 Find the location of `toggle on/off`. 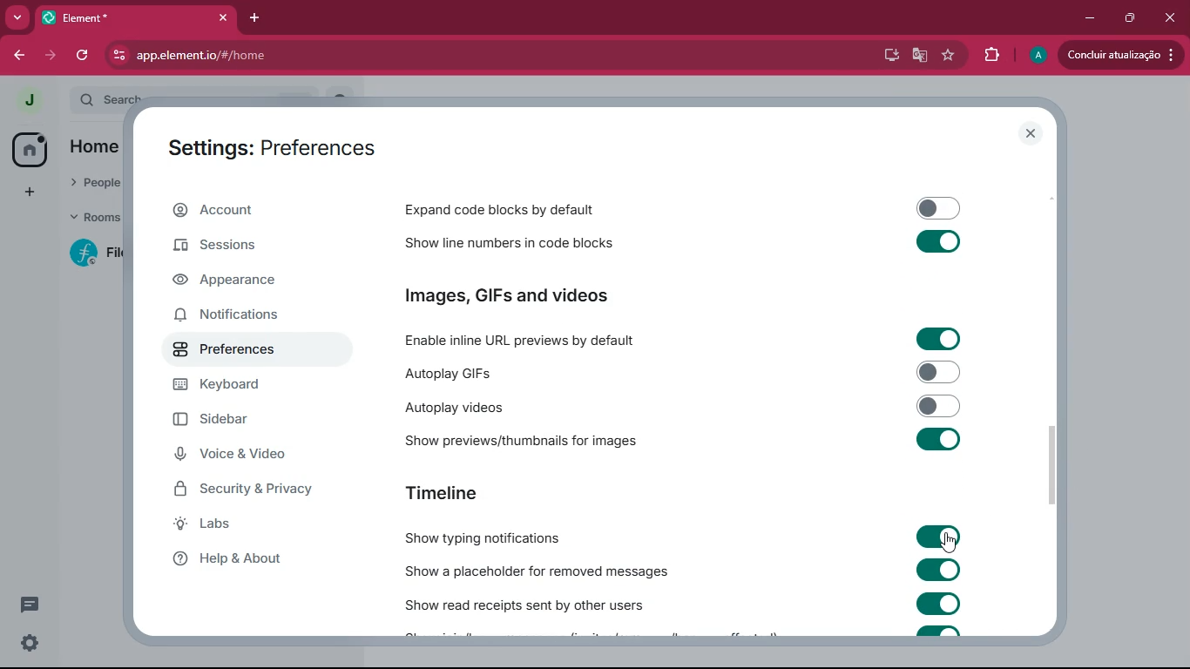

toggle on/off is located at coordinates (940, 208).